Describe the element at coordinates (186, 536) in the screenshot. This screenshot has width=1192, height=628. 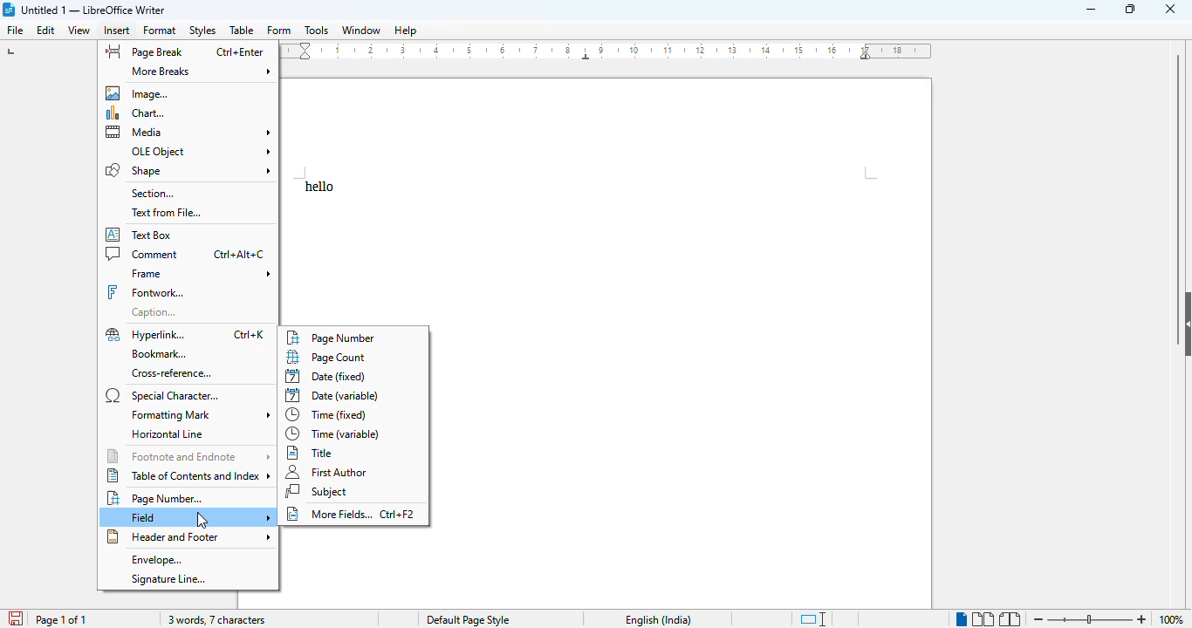
I see `header and footer` at that location.